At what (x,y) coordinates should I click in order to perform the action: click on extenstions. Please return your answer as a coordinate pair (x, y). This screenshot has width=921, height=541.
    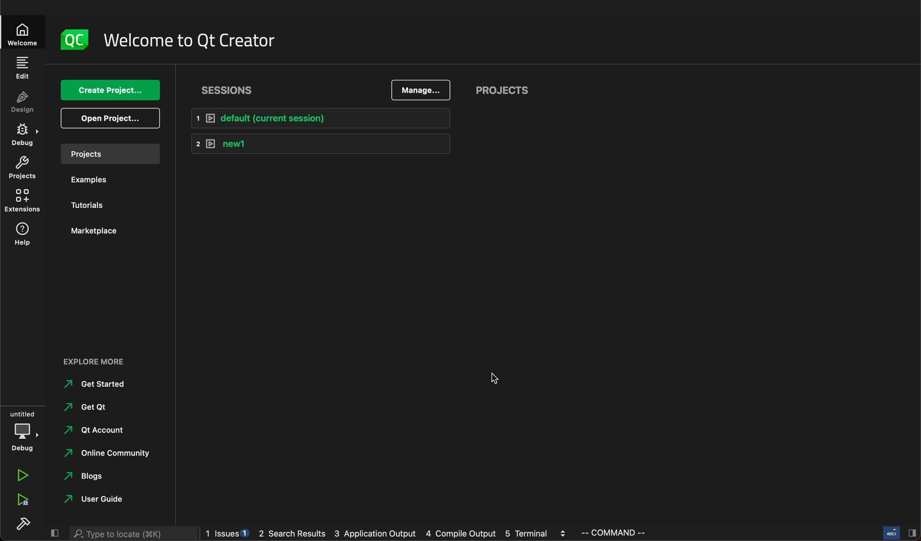
    Looking at the image, I should click on (22, 200).